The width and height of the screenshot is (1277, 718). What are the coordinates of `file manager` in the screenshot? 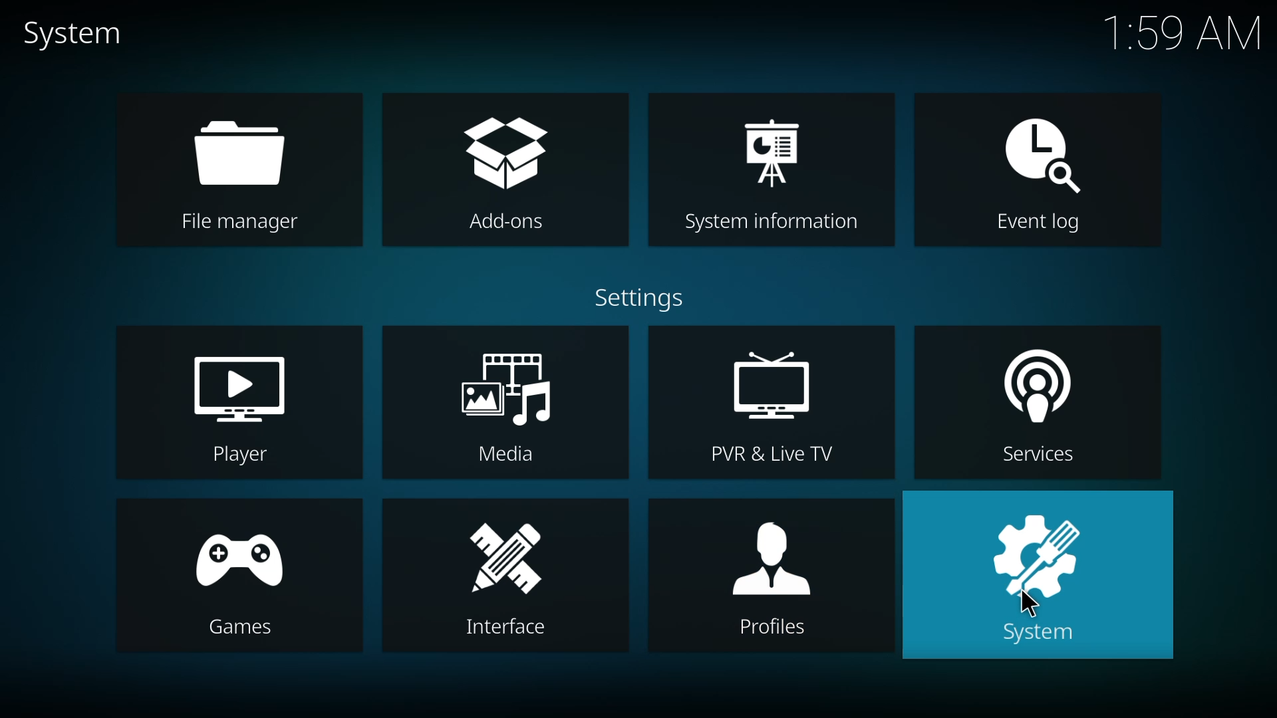 It's located at (236, 181).